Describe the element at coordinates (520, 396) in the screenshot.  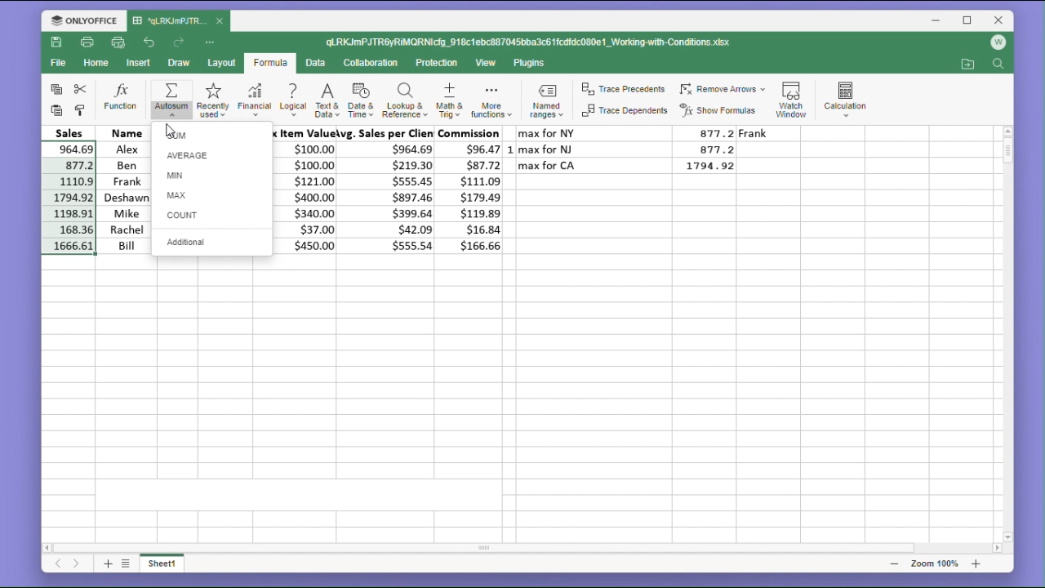
I see `empty cells` at that location.